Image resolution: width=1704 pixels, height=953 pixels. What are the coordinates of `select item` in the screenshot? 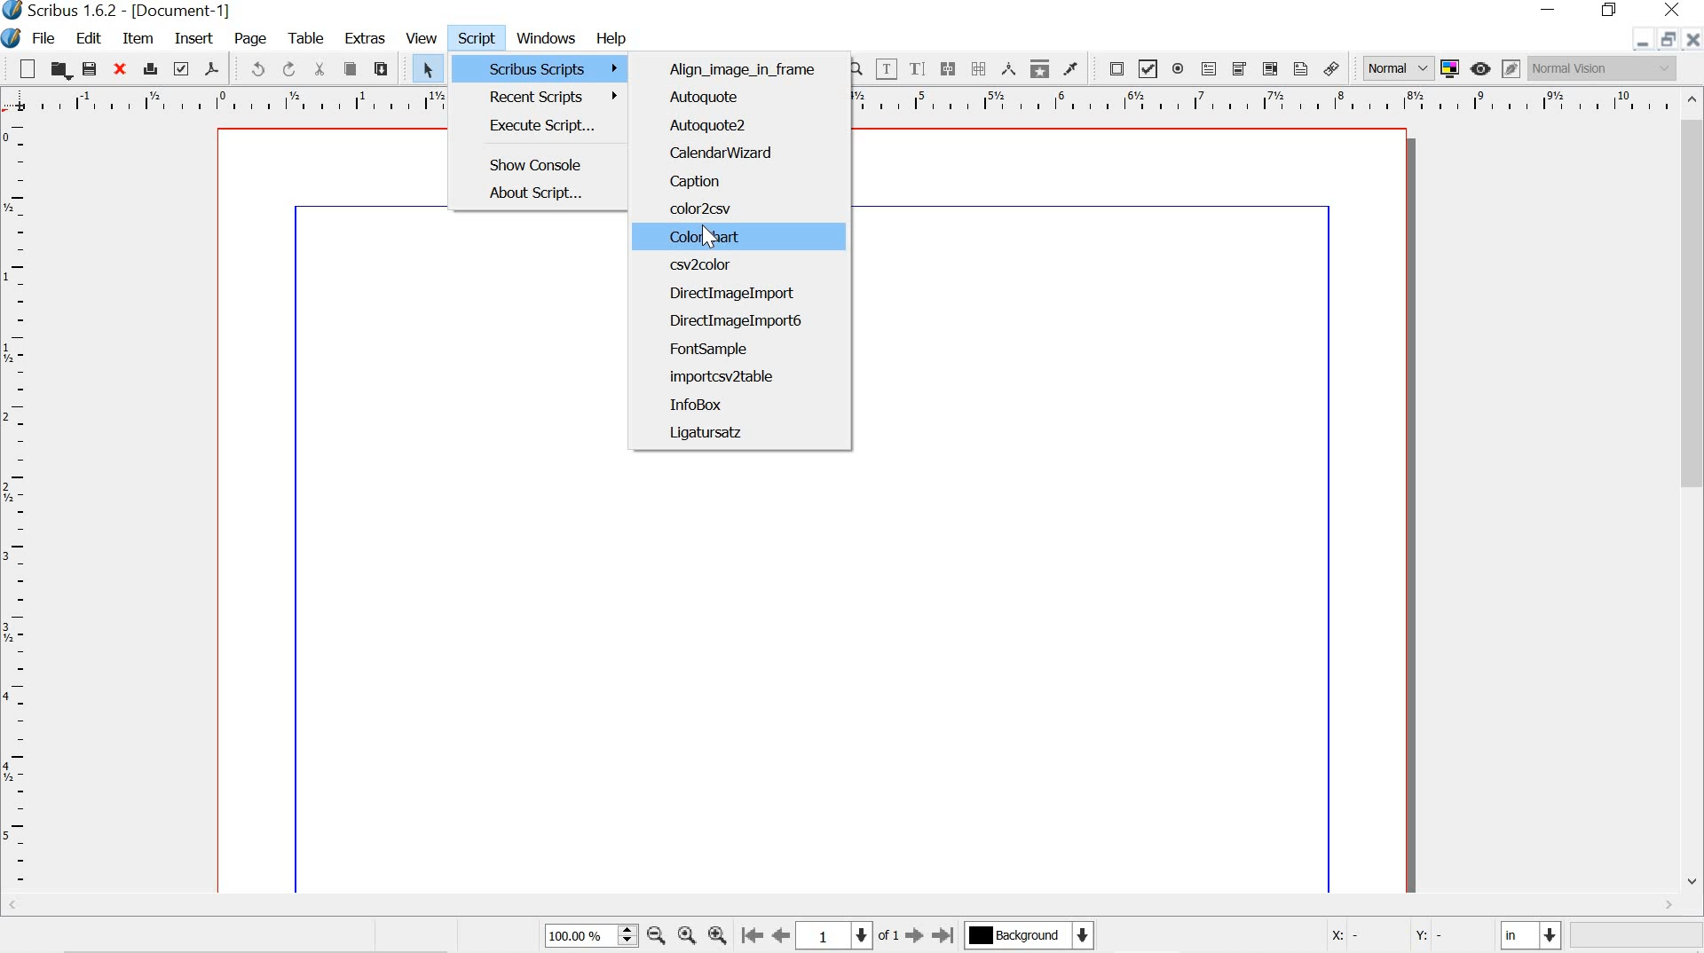 It's located at (425, 67).